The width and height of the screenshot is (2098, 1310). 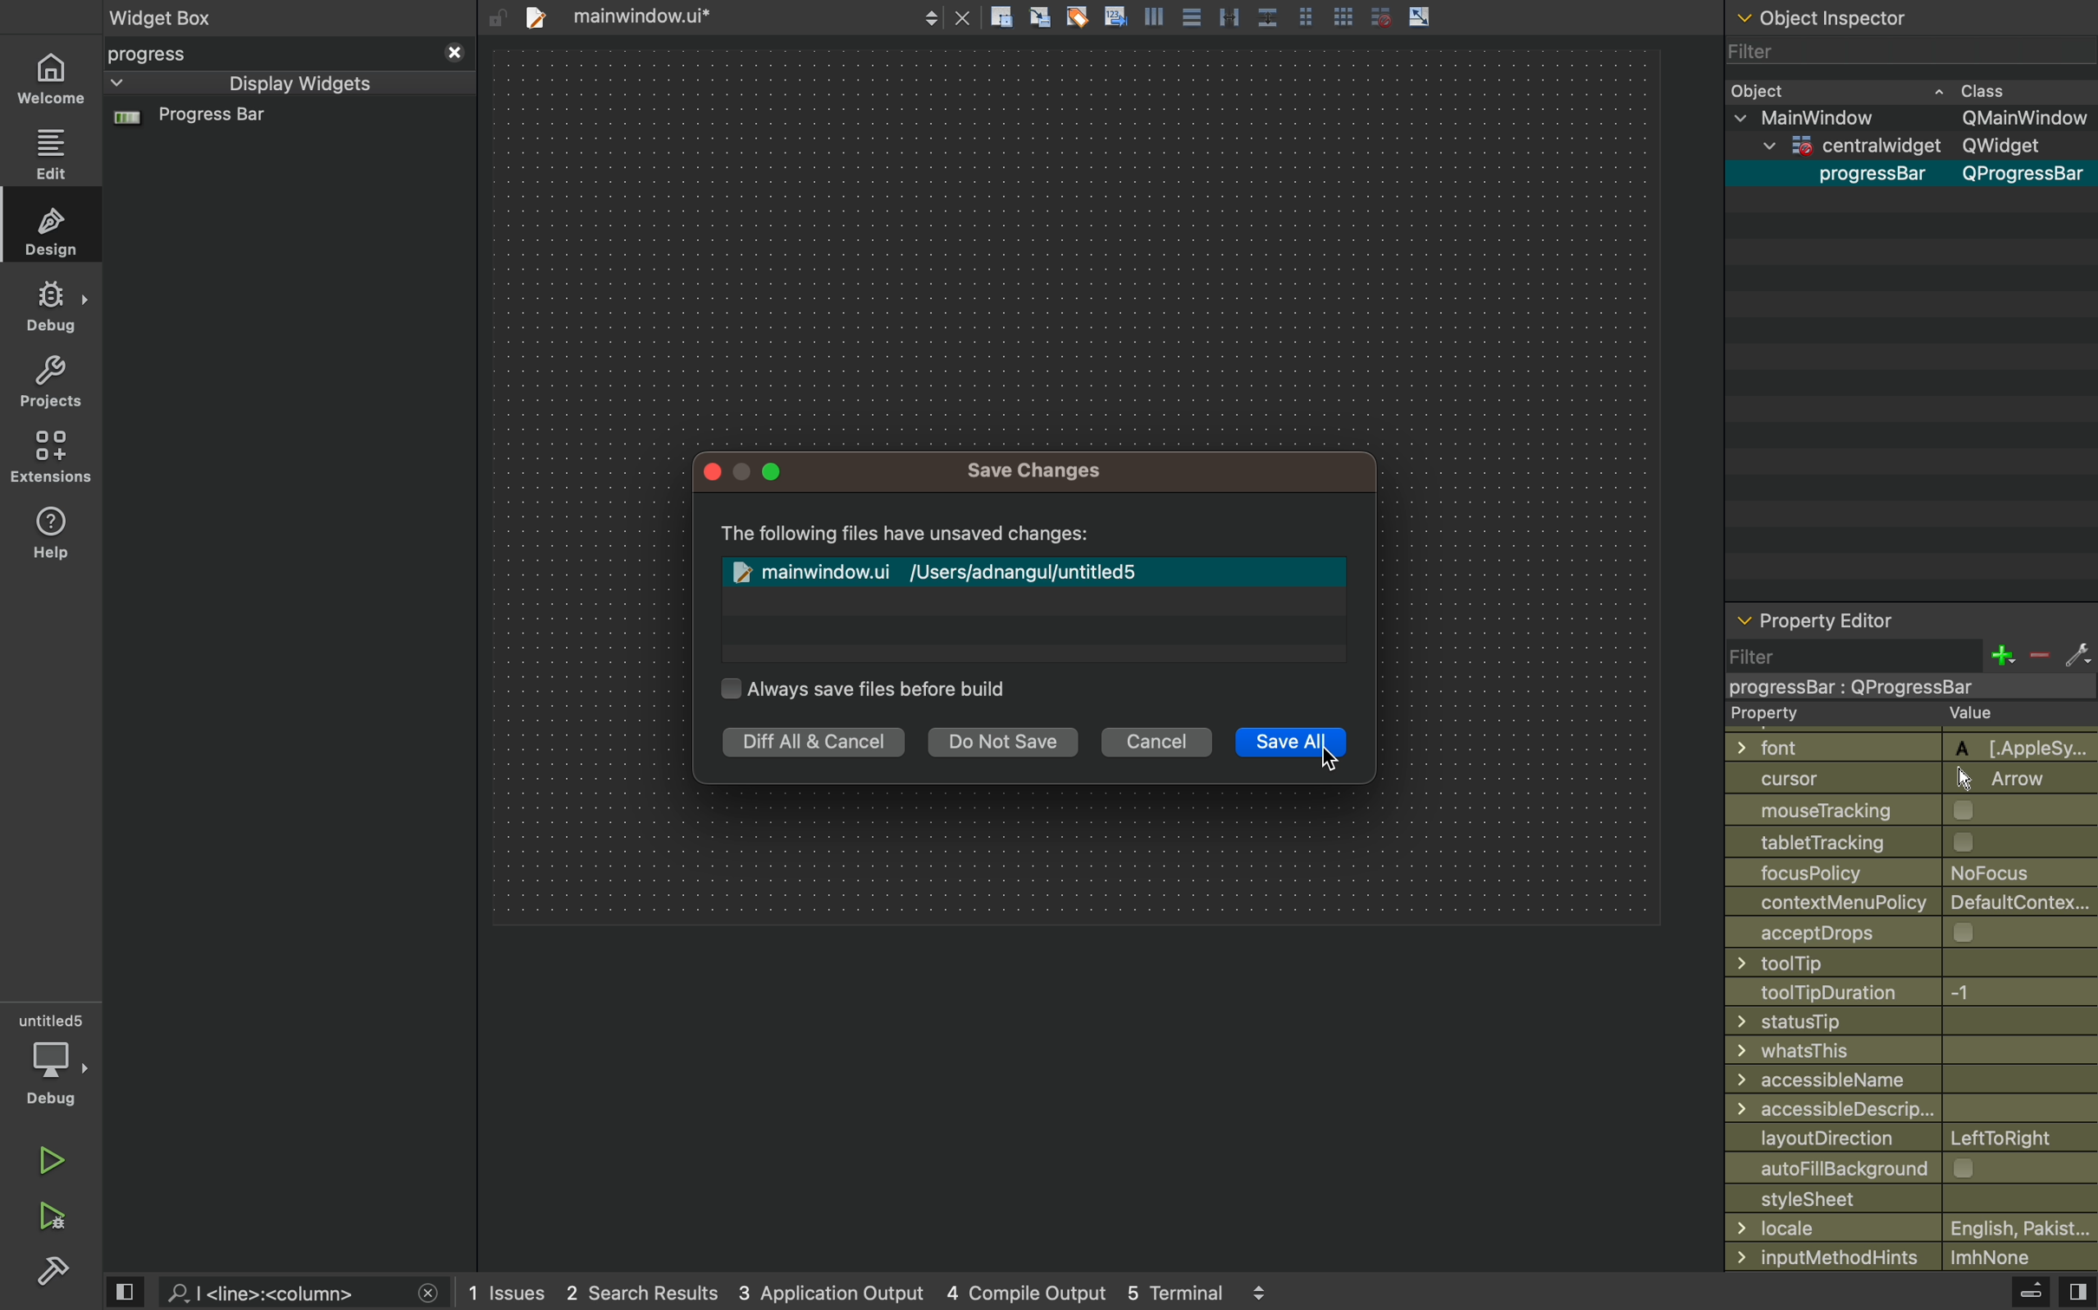 I want to click on cursor, so click(x=1332, y=753).